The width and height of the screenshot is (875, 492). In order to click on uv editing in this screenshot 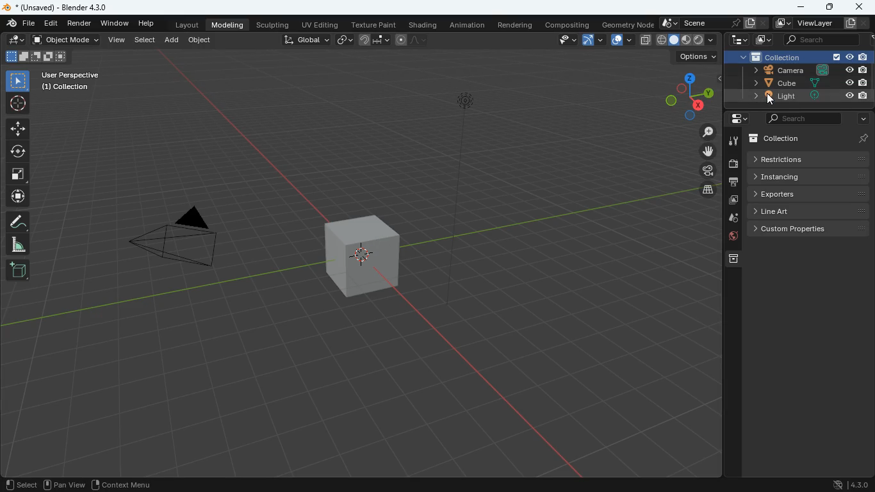, I will do `click(322, 24)`.